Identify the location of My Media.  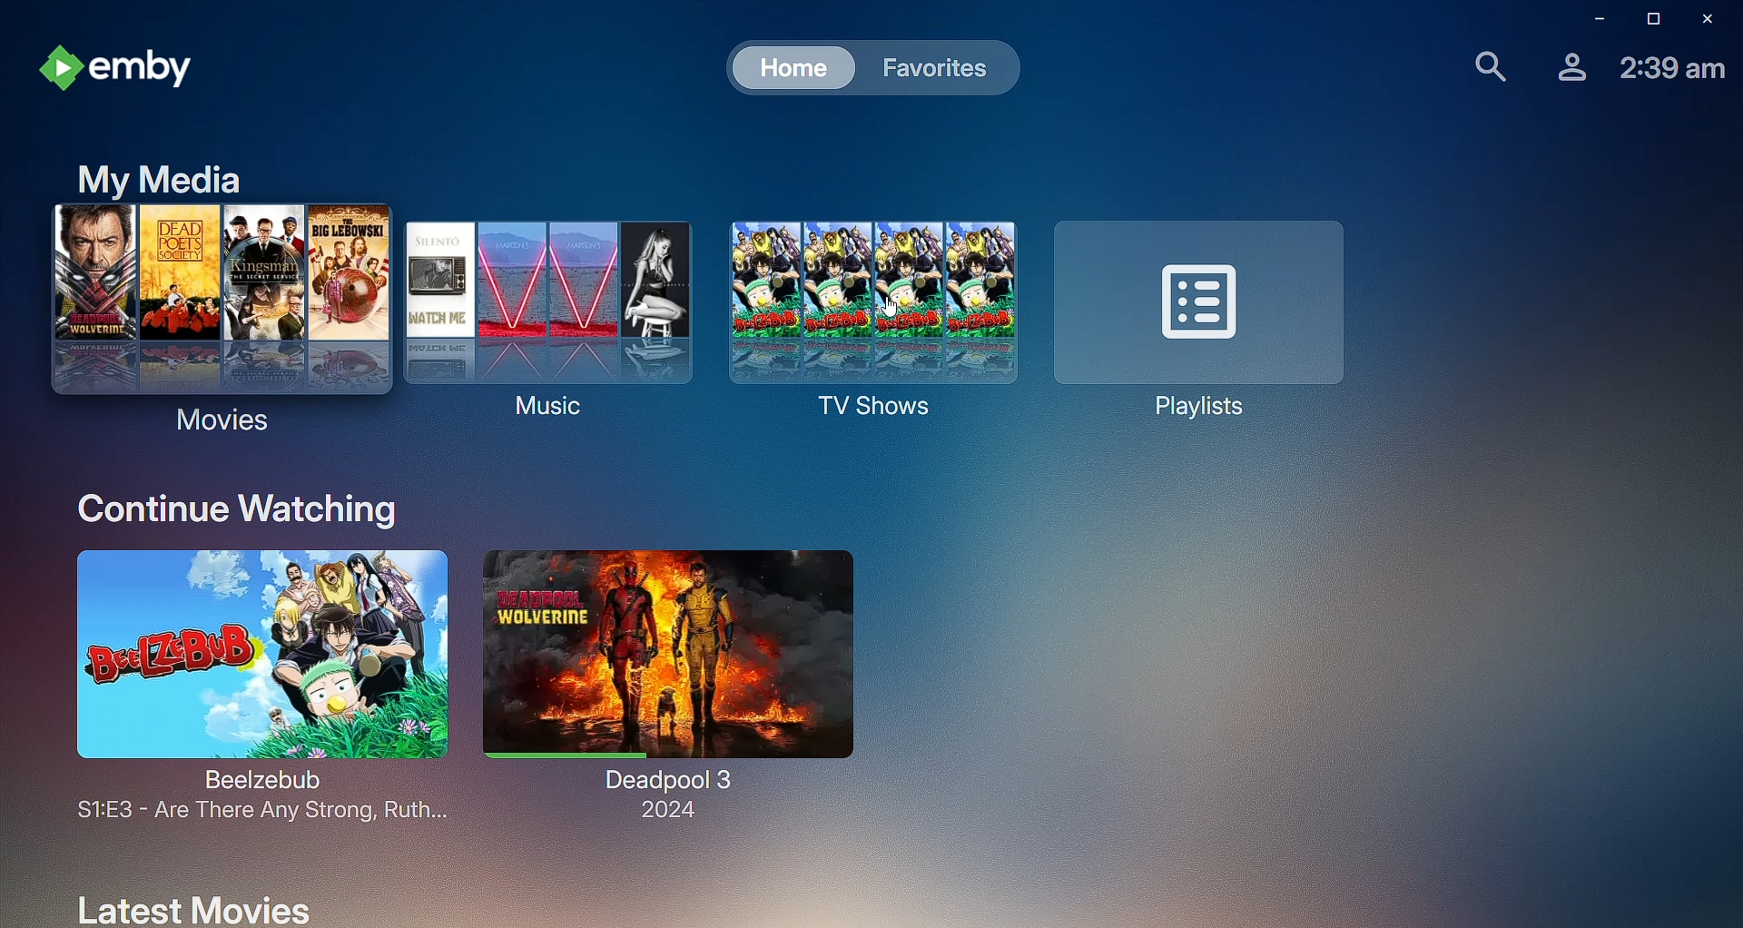
(145, 173).